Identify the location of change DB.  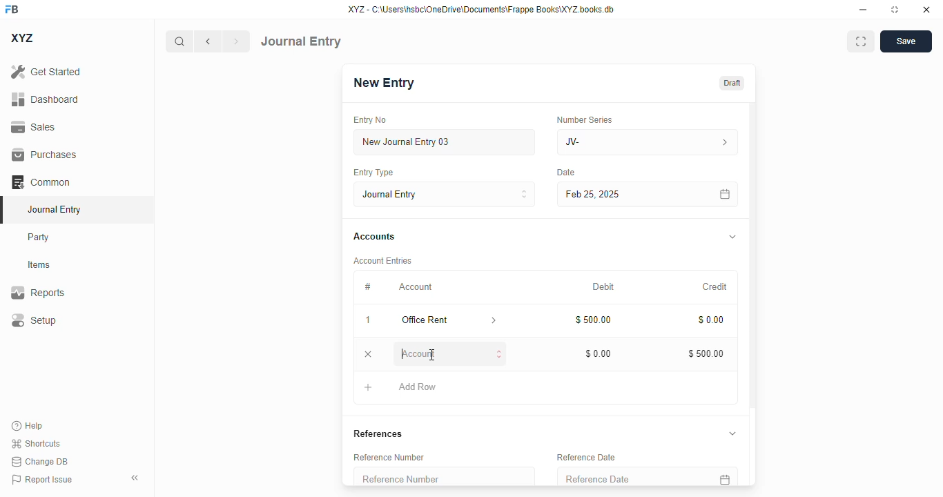
(40, 461).